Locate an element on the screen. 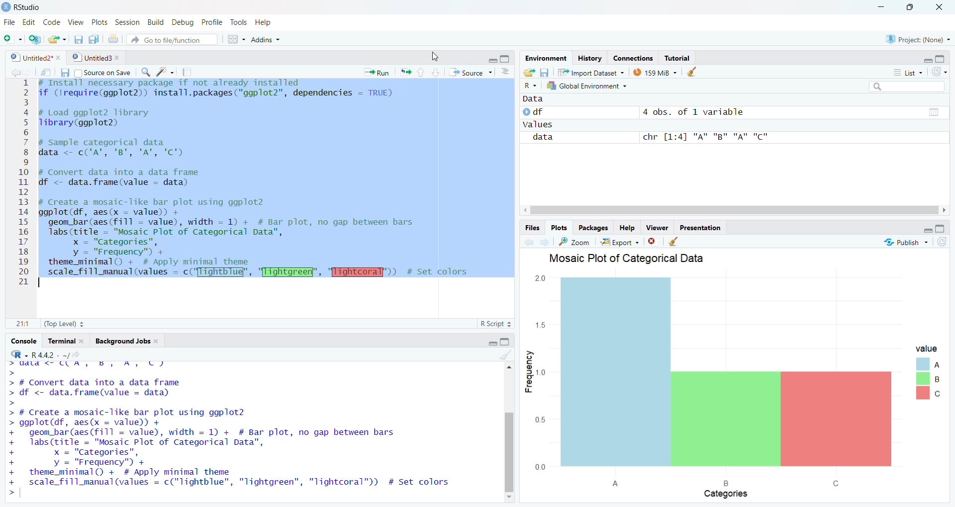 This screenshot has height=507, width=955. Source is located at coordinates (470, 74).